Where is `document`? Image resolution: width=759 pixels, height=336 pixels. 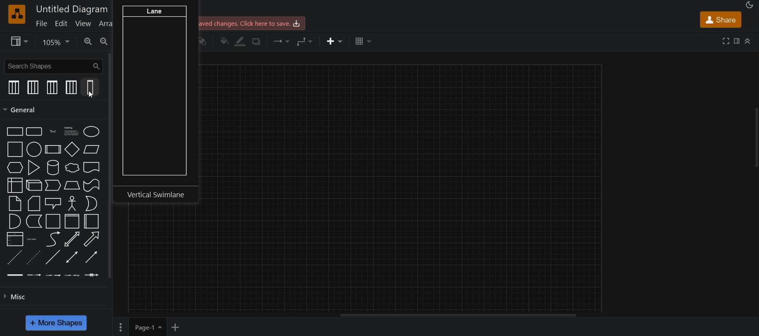
document is located at coordinates (93, 167).